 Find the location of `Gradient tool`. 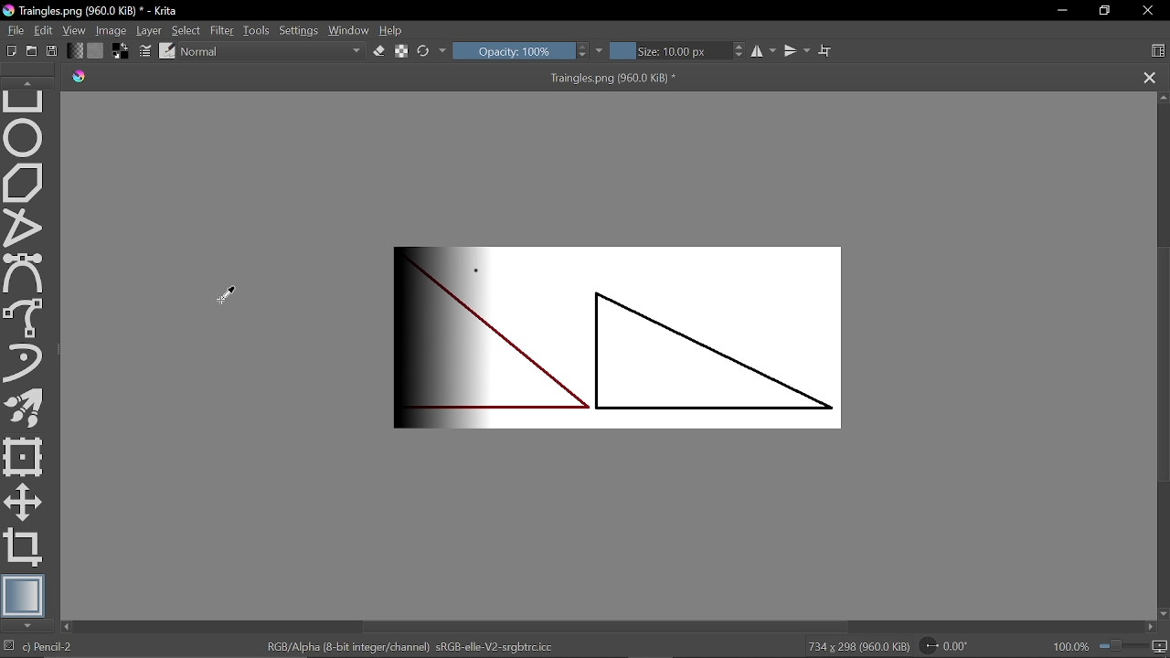

Gradient tool is located at coordinates (24, 595).